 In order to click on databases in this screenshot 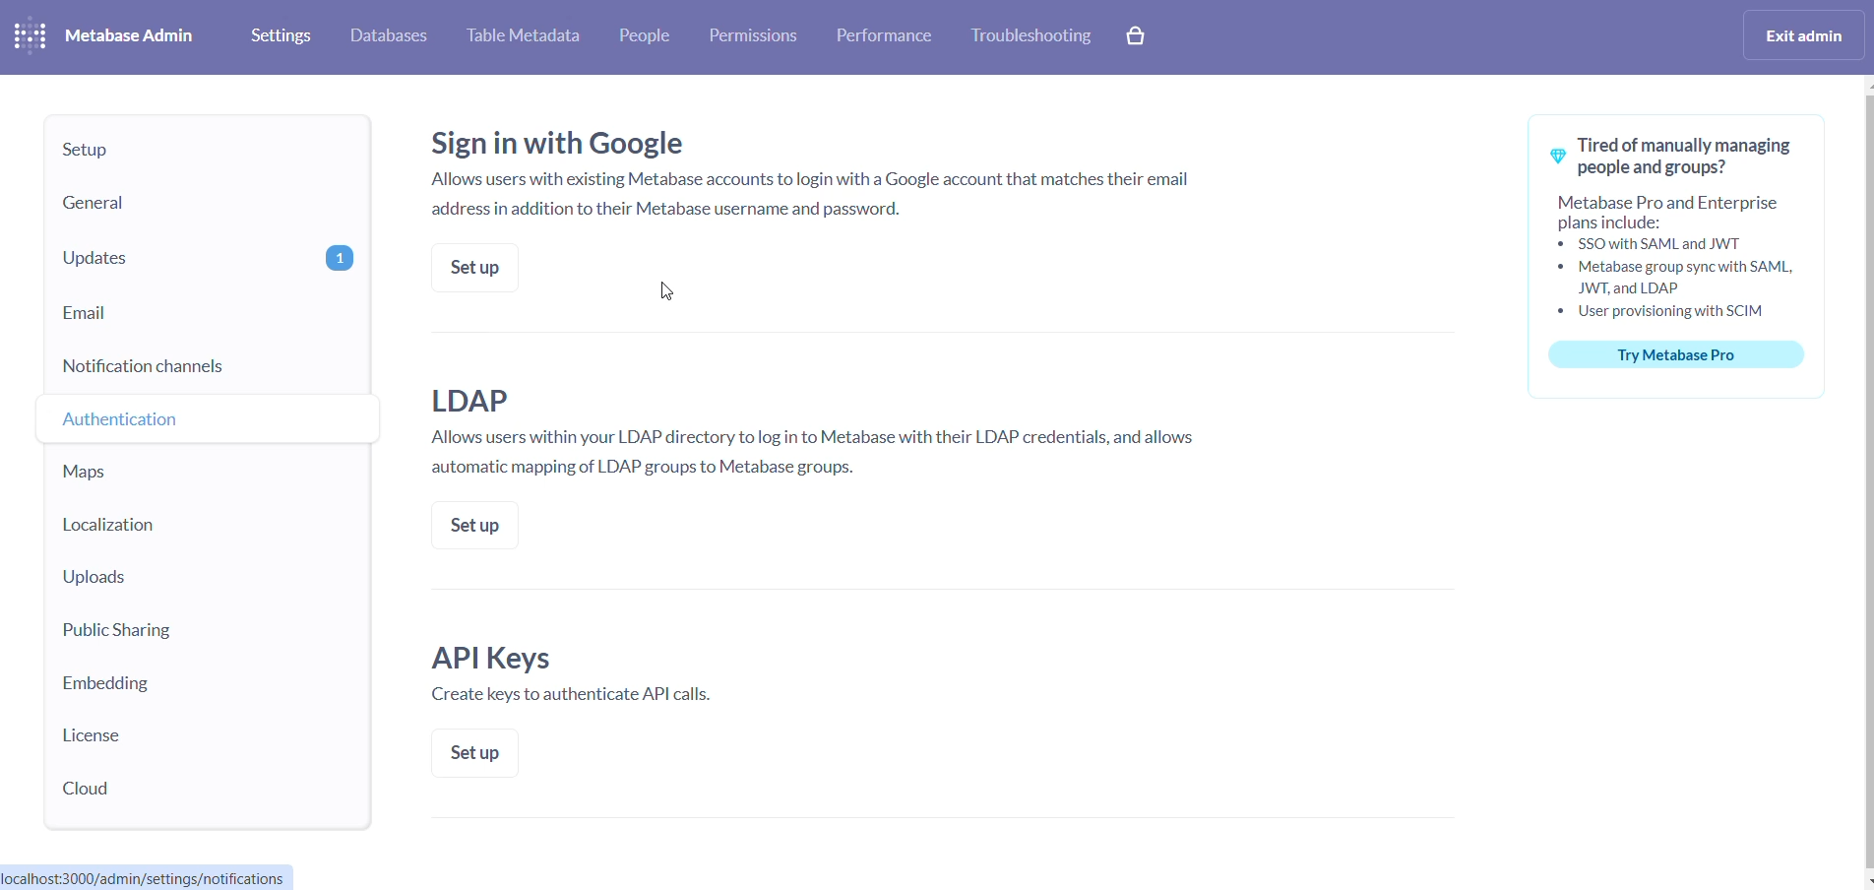, I will do `click(394, 35)`.